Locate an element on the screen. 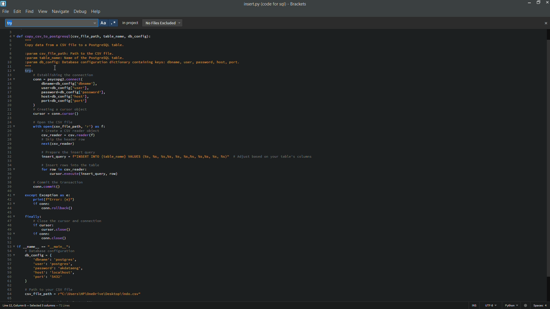  close is located at coordinates (545, 23).